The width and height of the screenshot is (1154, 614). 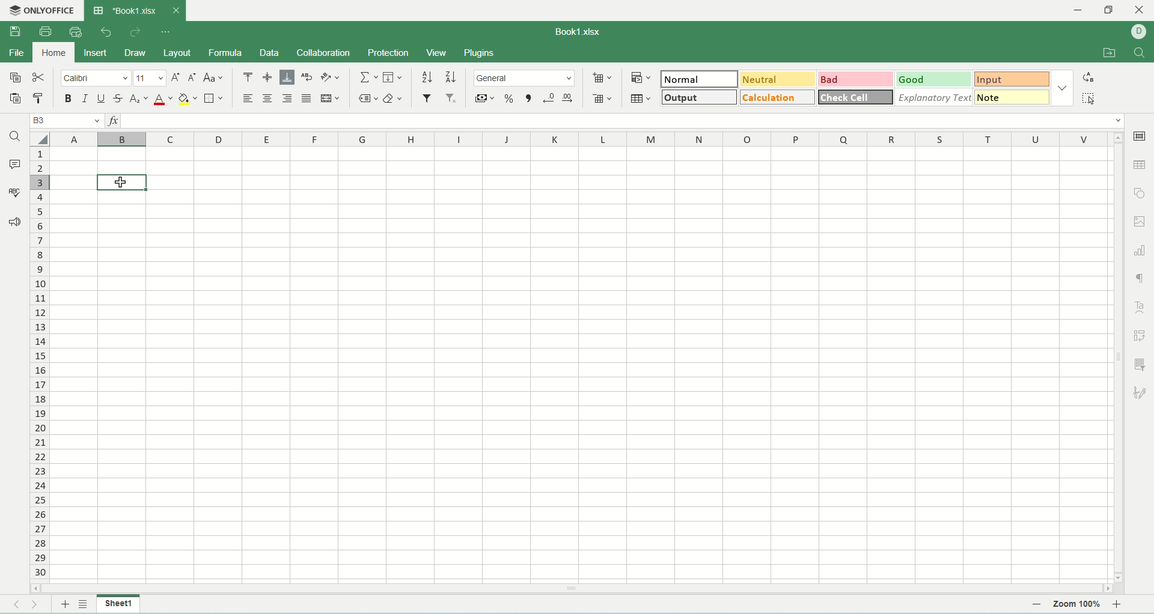 I want to click on open file location, so click(x=1110, y=54).